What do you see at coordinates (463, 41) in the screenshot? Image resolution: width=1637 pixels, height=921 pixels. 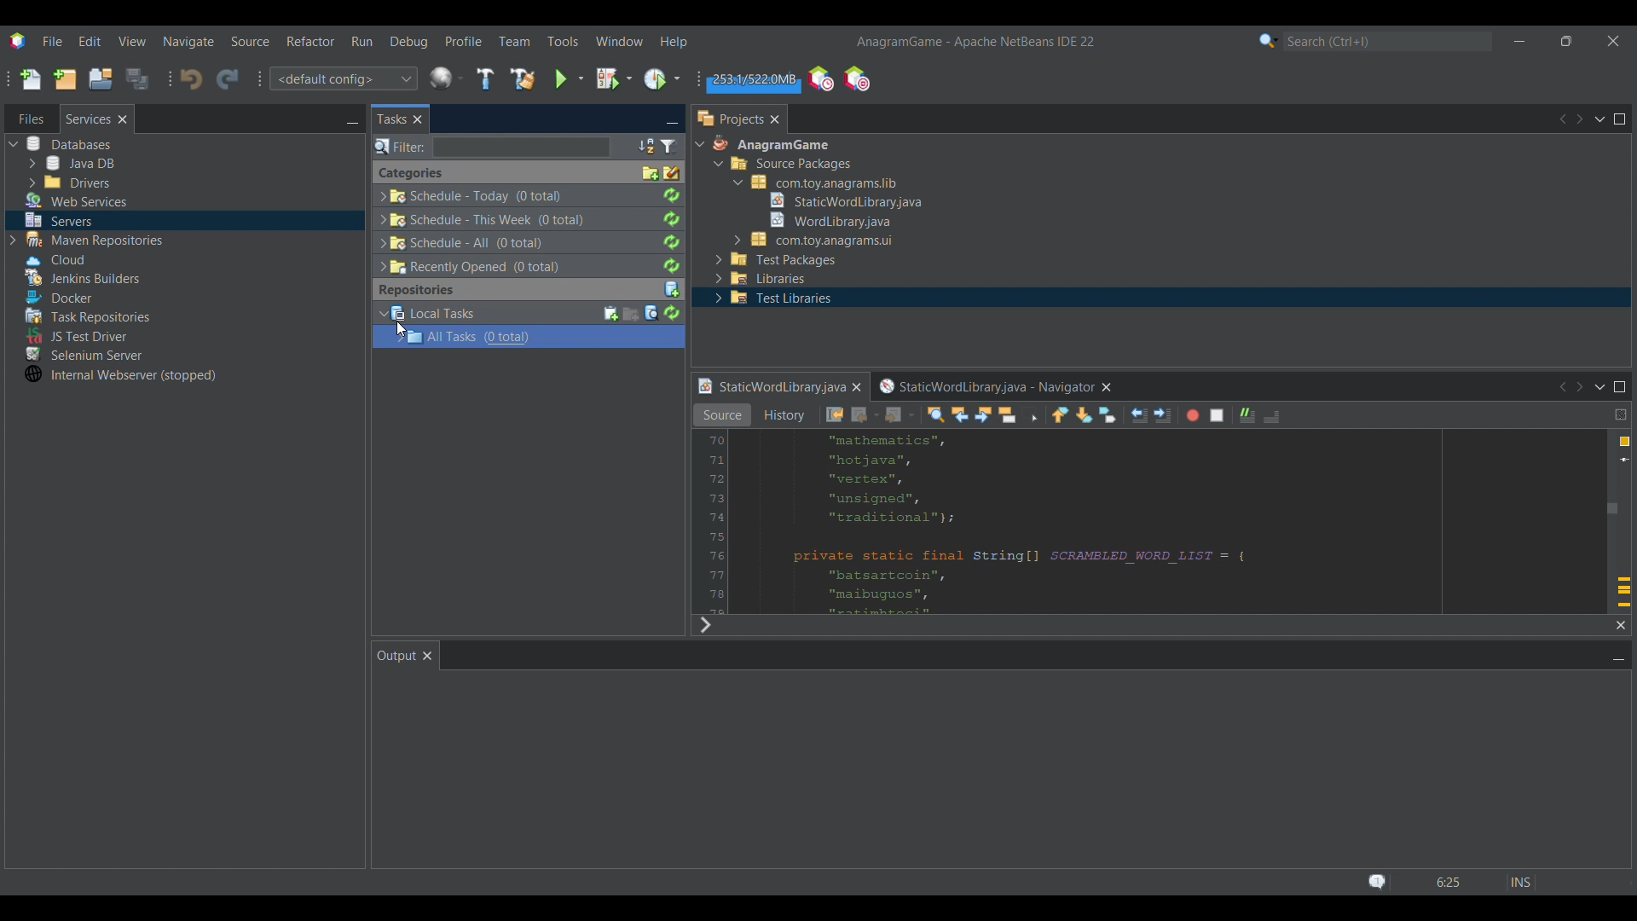 I see `Profile menu` at bounding box center [463, 41].